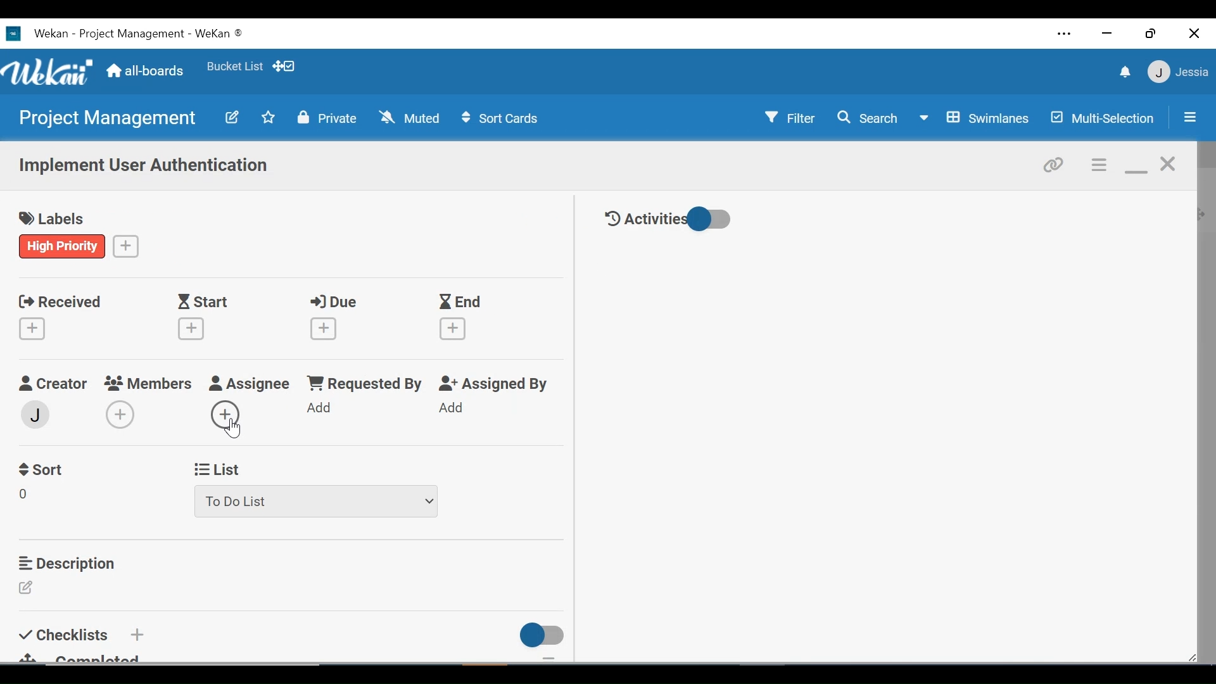  Describe the element at coordinates (1054, 163) in the screenshot. I see `Copy link to card` at that location.